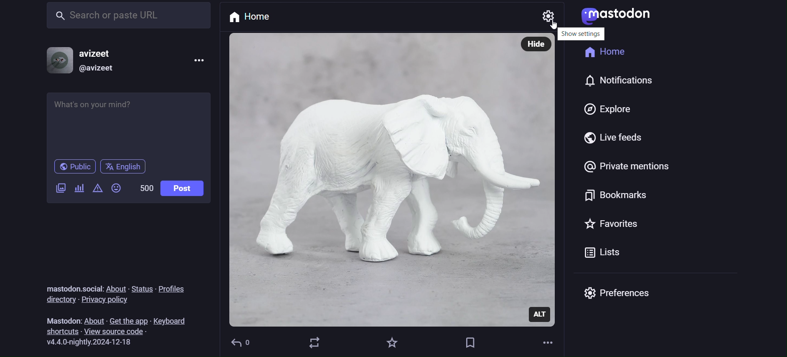 Image resolution: width=787 pixels, height=357 pixels. Describe the element at coordinates (581, 34) in the screenshot. I see `Show setting` at that location.